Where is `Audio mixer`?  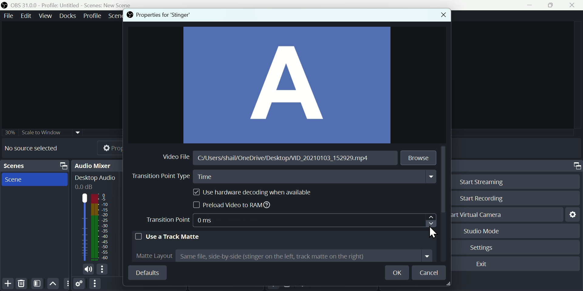
Audio mixer is located at coordinates (98, 165).